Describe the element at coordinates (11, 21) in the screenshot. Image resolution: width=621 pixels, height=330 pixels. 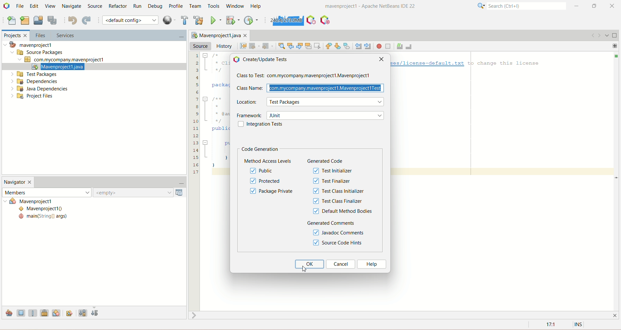
I see `new file` at that location.